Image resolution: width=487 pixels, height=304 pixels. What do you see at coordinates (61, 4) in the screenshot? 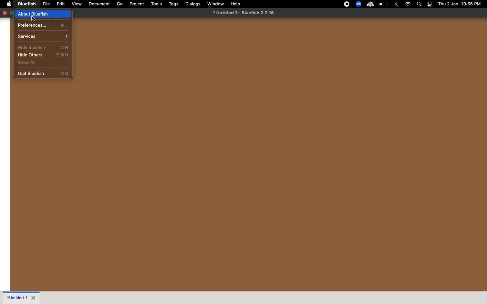
I see `edit` at bounding box center [61, 4].